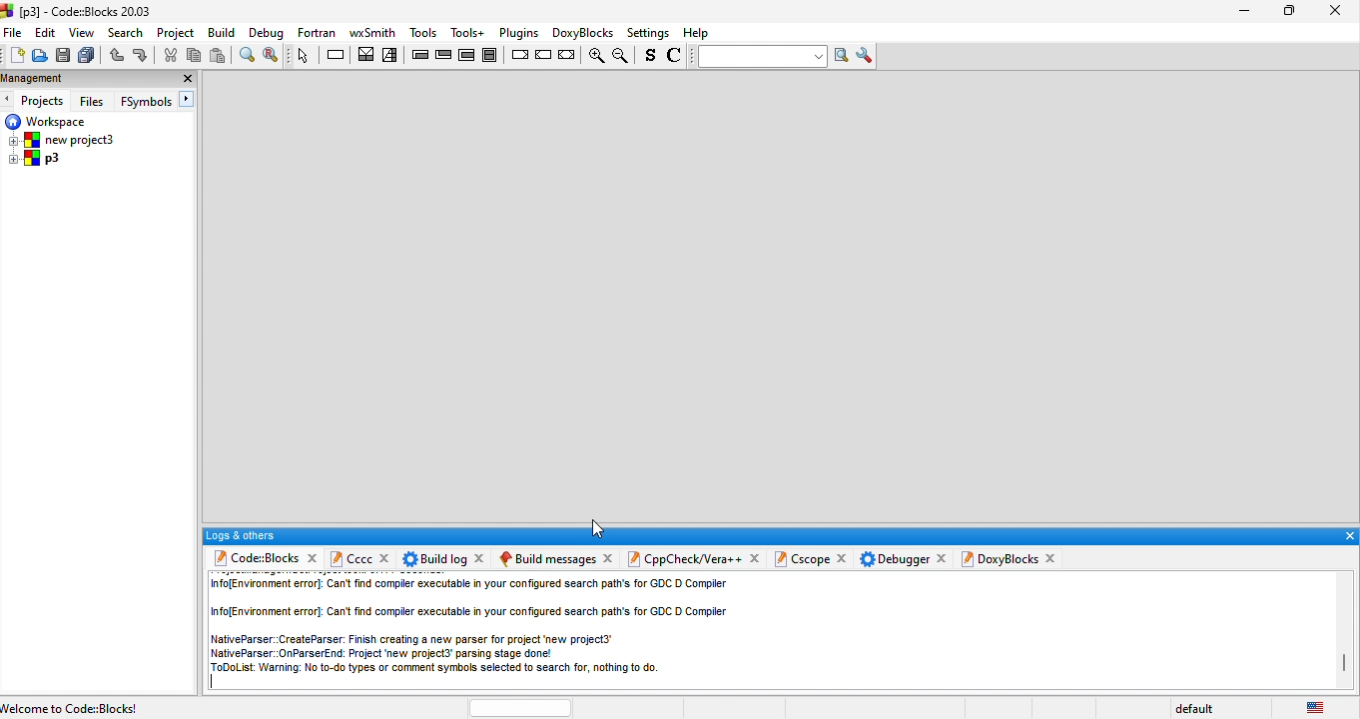  I want to click on doxyblocks, so click(580, 32).